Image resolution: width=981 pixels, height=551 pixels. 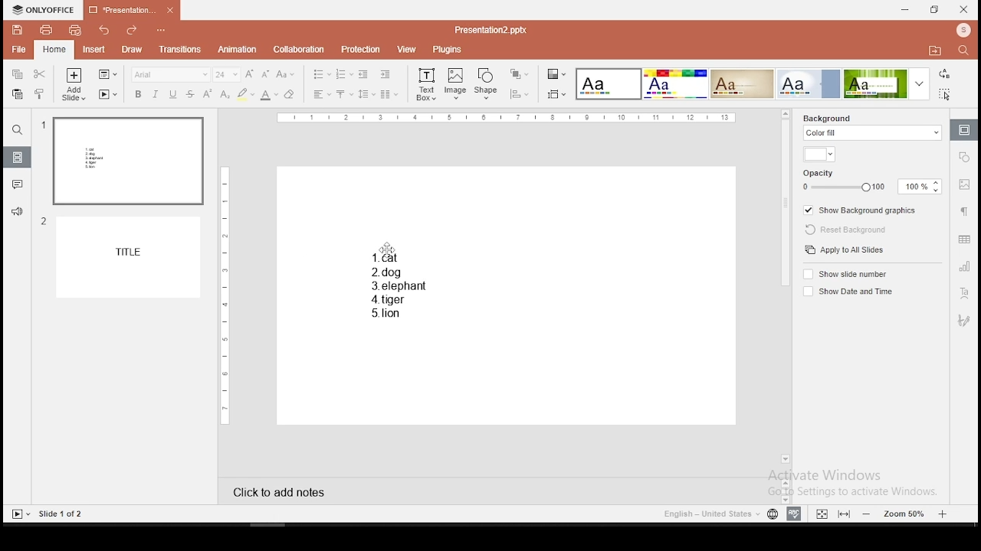 What do you see at coordinates (848, 228) in the screenshot?
I see `reset background` at bounding box center [848, 228].